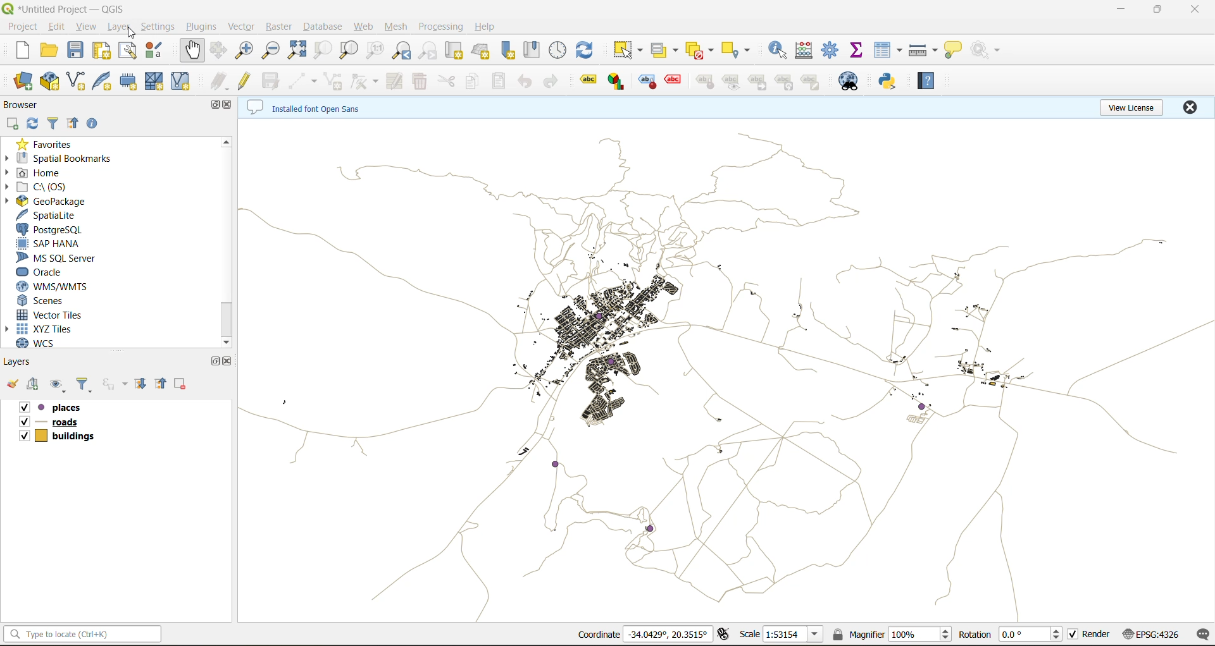  Describe the element at coordinates (923, 51) in the screenshot. I see `measure line` at that location.